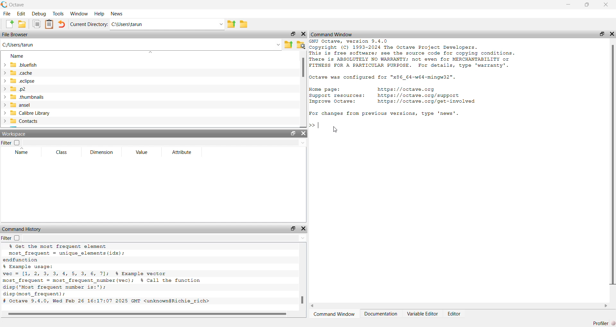  What do you see at coordinates (587, 4) in the screenshot?
I see `restore` at bounding box center [587, 4].